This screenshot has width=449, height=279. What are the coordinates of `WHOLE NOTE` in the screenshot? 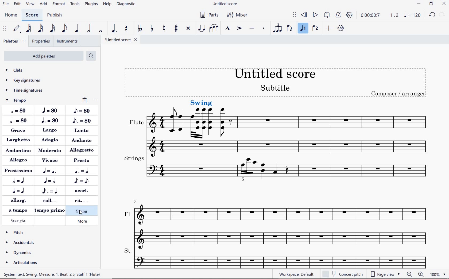 It's located at (101, 31).